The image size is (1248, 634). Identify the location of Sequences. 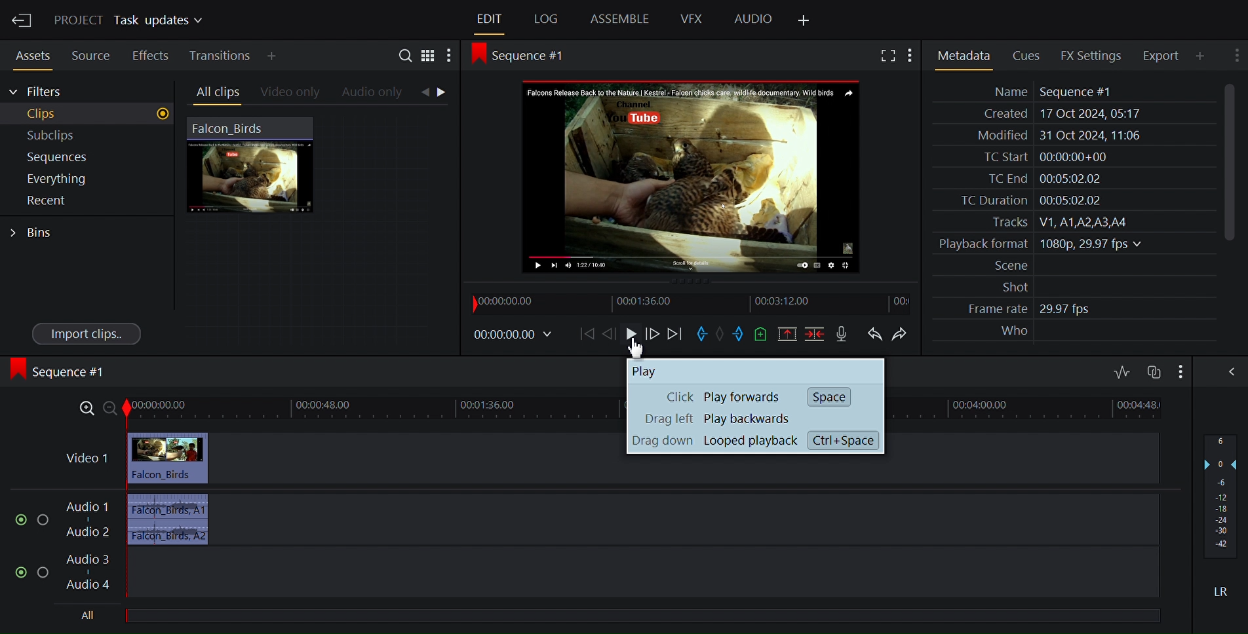
(81, 157).